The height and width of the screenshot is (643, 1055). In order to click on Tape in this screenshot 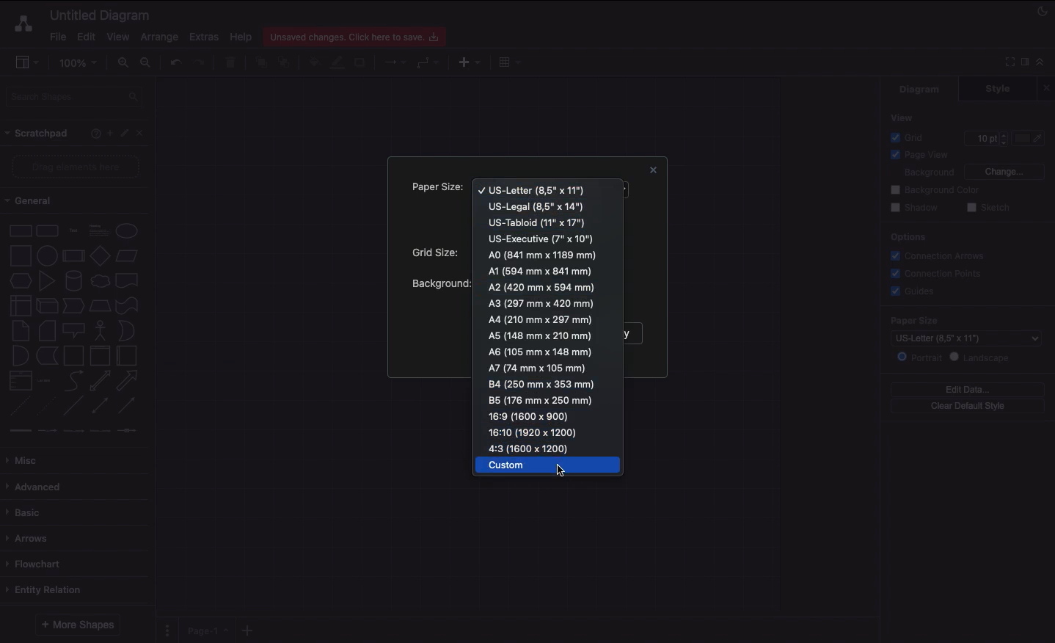, I will do `click(129, 305)`.